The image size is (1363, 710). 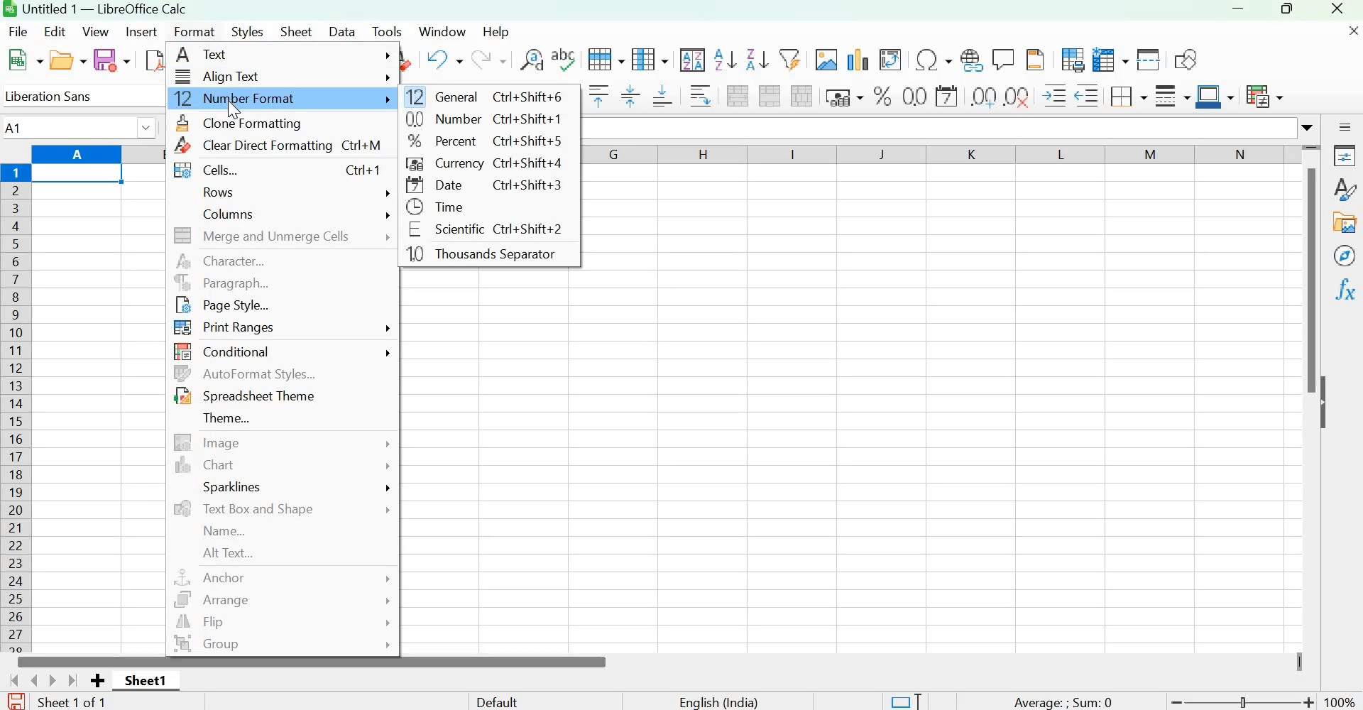 What do you see at coordinates (146, 679) in the screenshot?
I see `Sheet1` at bounding box center [146, 679].